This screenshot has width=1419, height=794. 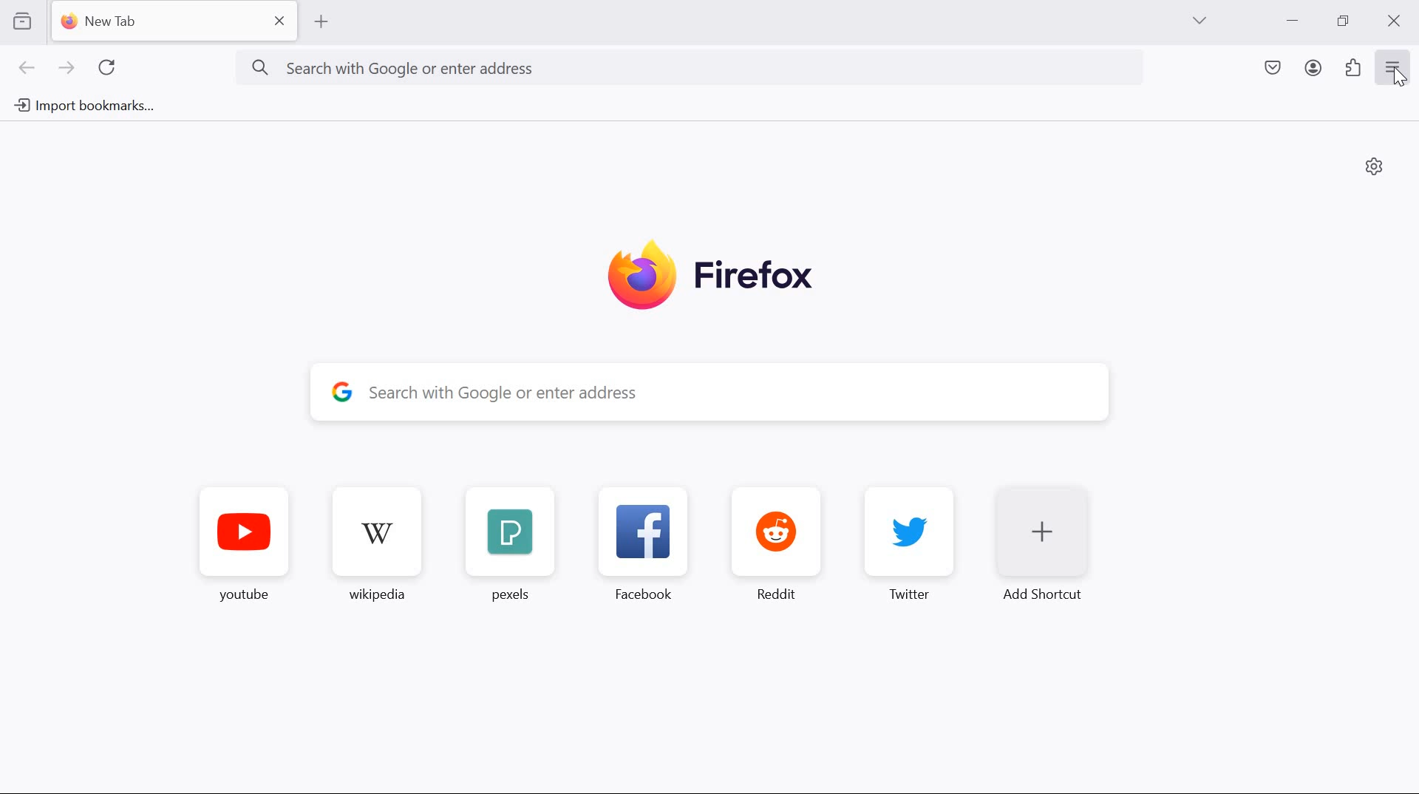 I want to click on wikipedia, so click(x=378, y=539).